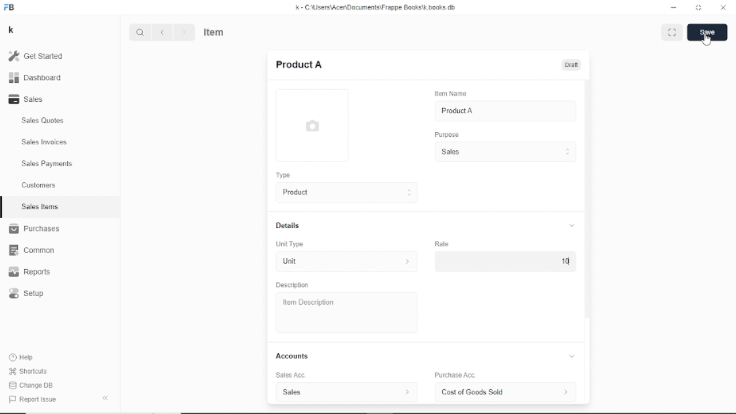  What do you see at coordinates (290, 244) in the screenshot?
I see `Unit Type` at bounding box center [290, 244].